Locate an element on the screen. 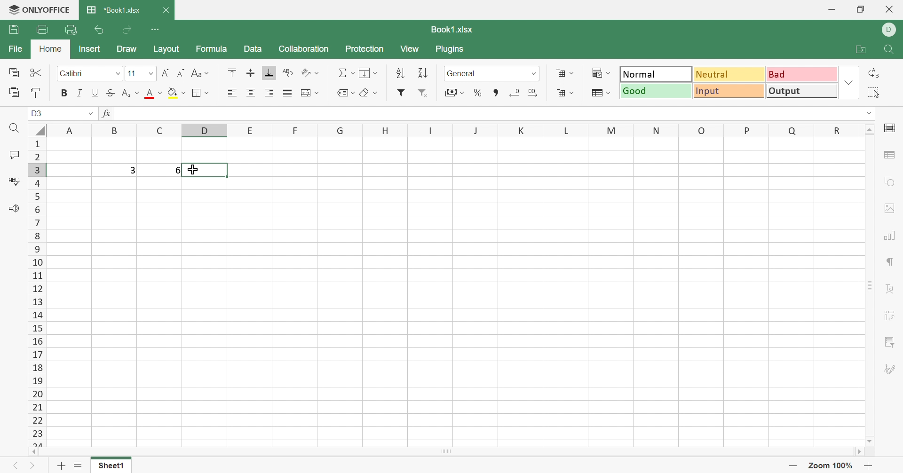  dROP DOWN is located at coordinates (871, 114).